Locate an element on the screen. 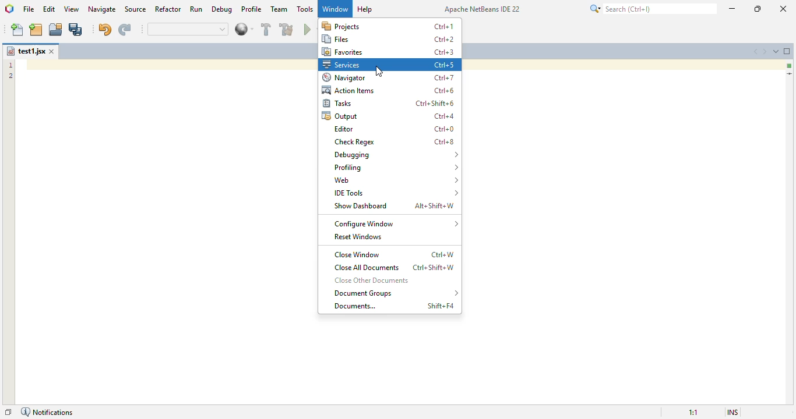 The width and height of the screenshot is (796, 419). open project is located at coordinates (56, 30).